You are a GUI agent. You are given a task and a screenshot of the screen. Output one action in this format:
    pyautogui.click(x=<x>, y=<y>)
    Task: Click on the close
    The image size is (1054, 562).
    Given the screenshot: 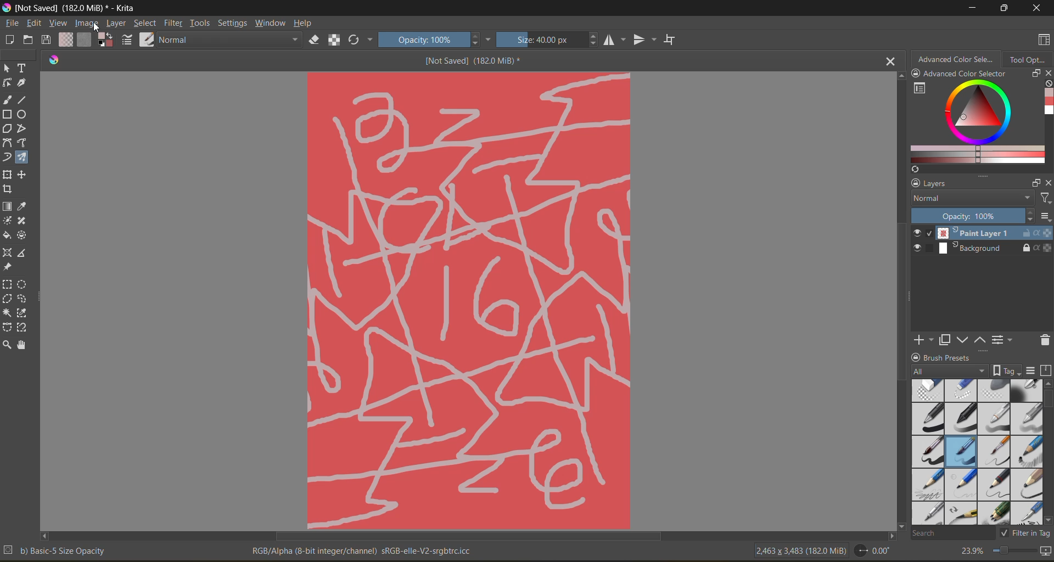 What is the action you would take?
    pyautogui.click(x=1038, y=9)
    